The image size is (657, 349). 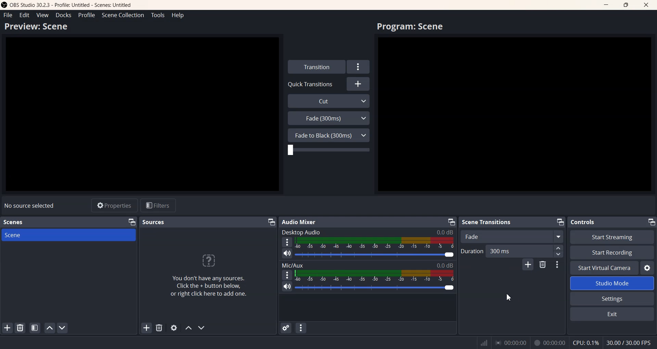 I want to click on Start Recording, so click(x=614, y=253).